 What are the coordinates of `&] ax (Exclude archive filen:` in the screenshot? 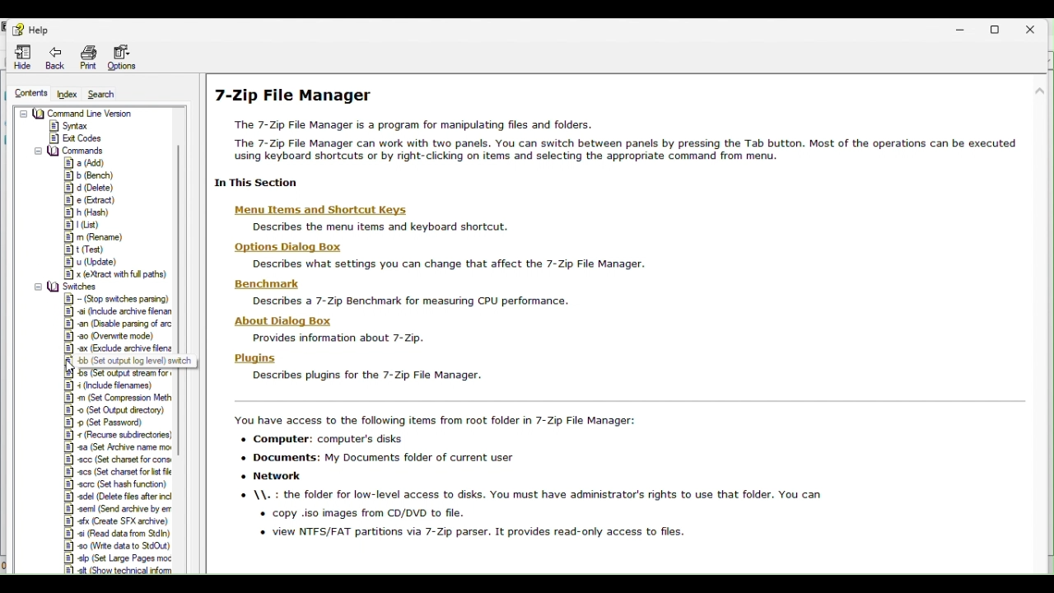 It's located at (120, 349).